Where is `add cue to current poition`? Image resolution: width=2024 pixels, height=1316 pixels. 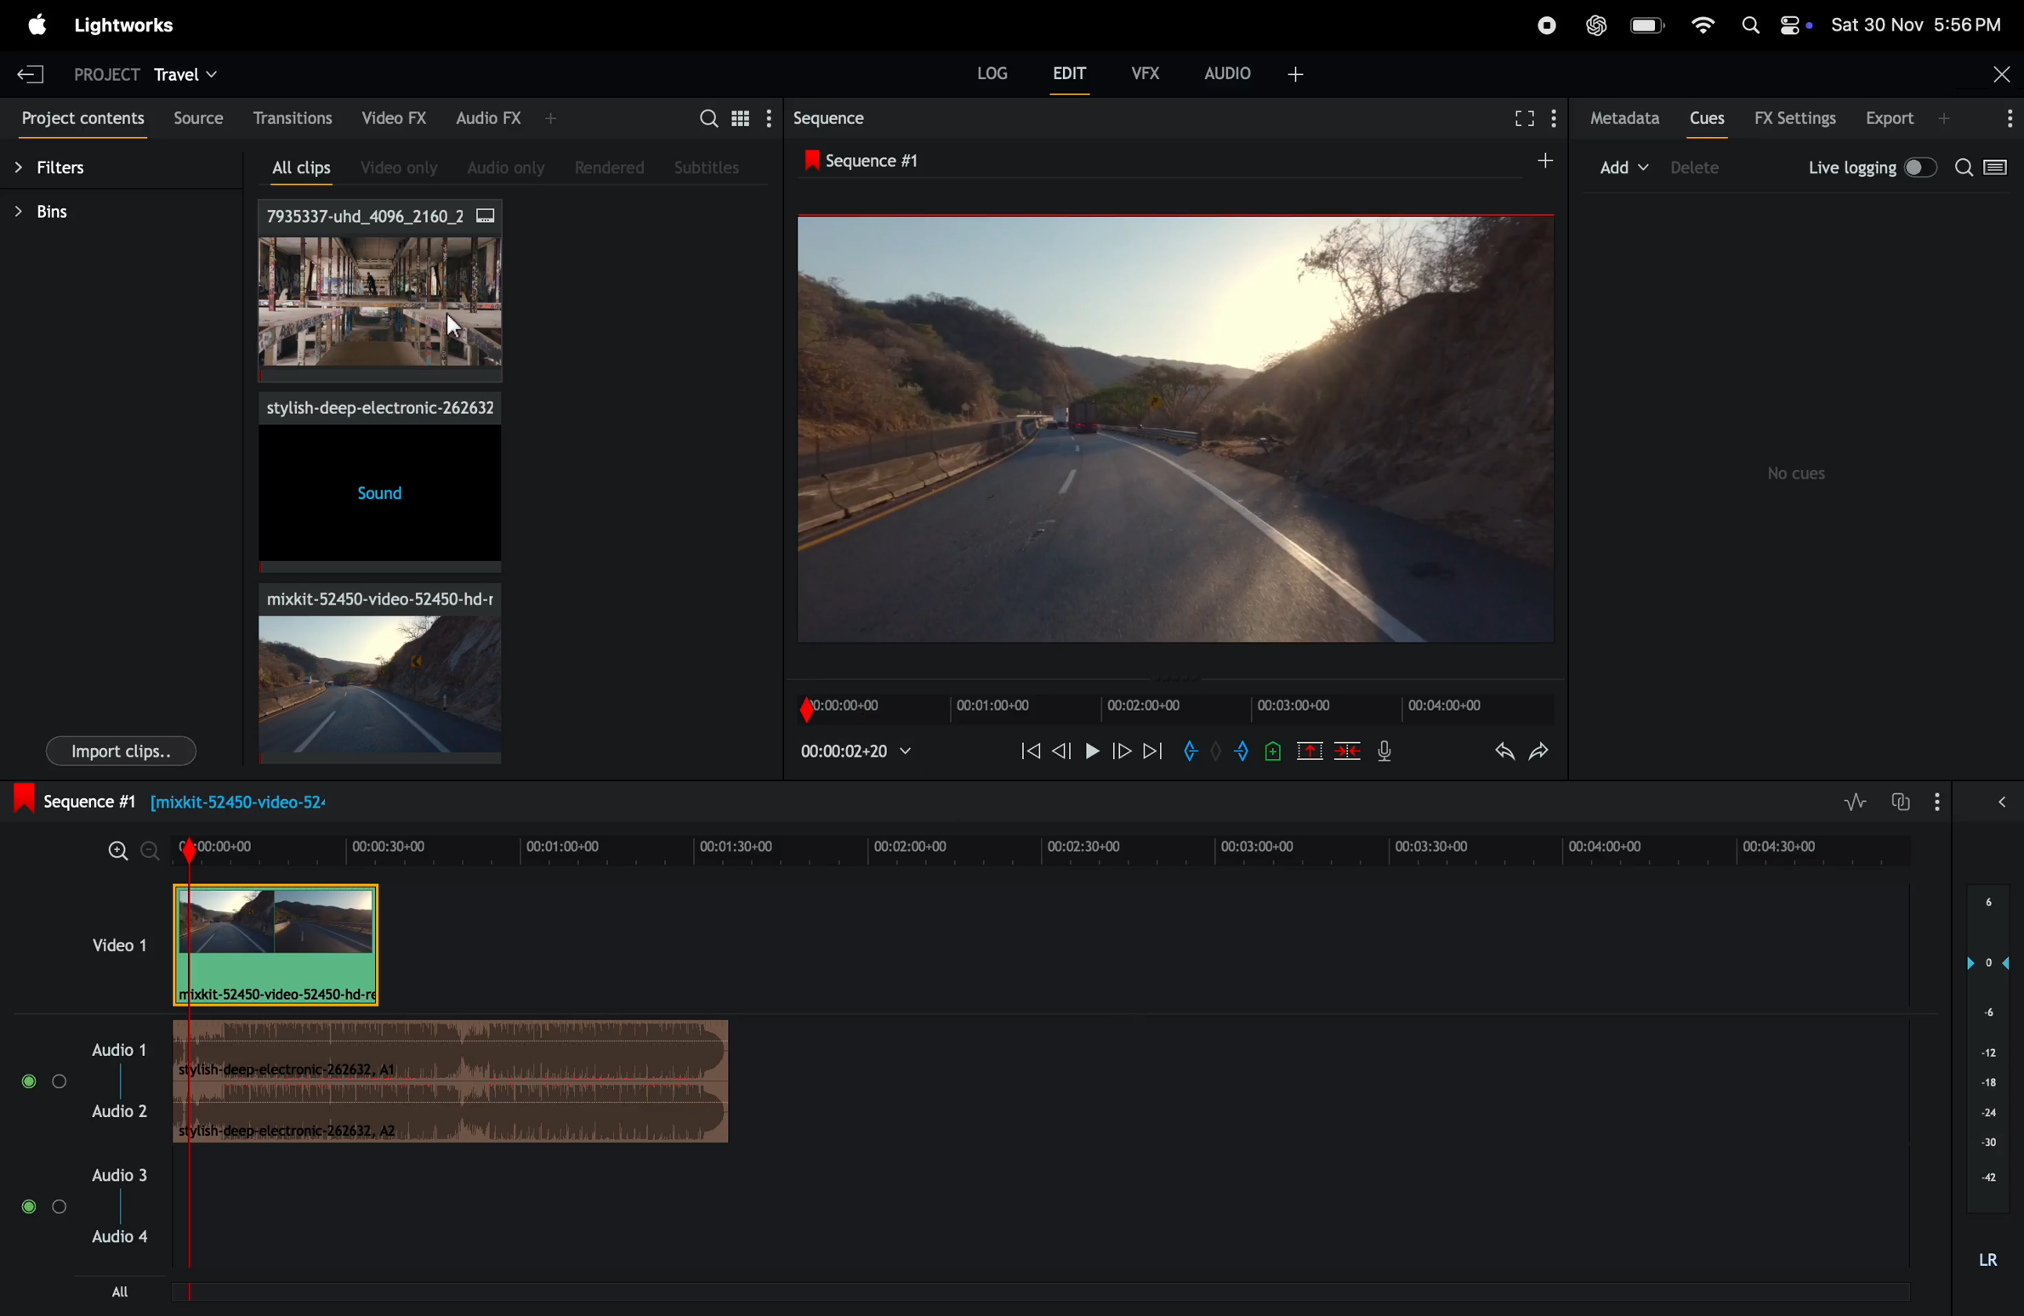 add cue to current poition is located at coordinates (1273, 751).